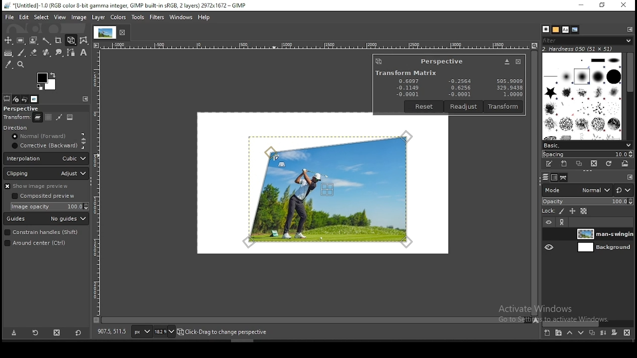 This screenshot has width=637, height=358. Describe the element at coordinates (630, 96) in the screenshot. I see `scroll bar` at that location.